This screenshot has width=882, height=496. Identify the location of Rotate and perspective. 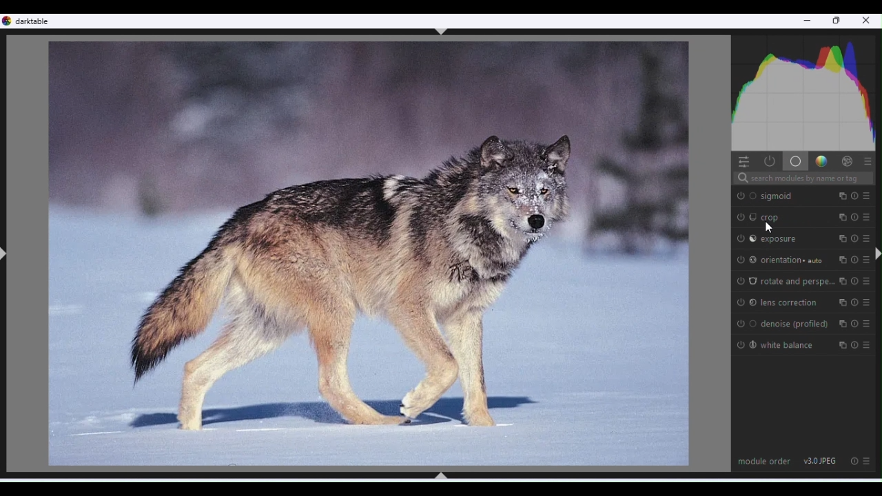
(803, 281).